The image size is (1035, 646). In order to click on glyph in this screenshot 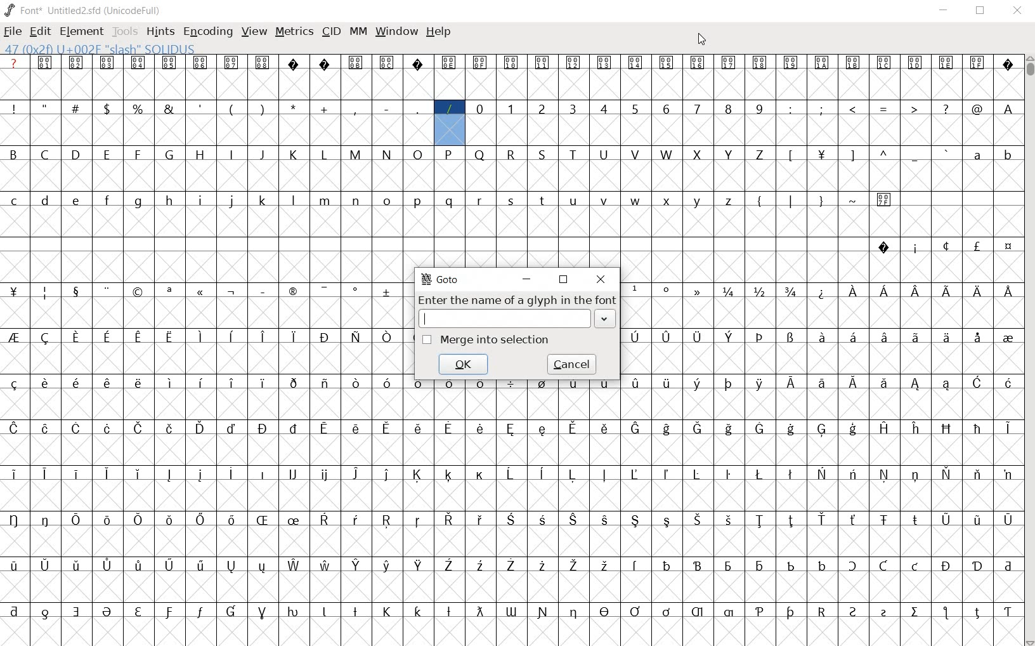, I will do `click(138, 338)`.